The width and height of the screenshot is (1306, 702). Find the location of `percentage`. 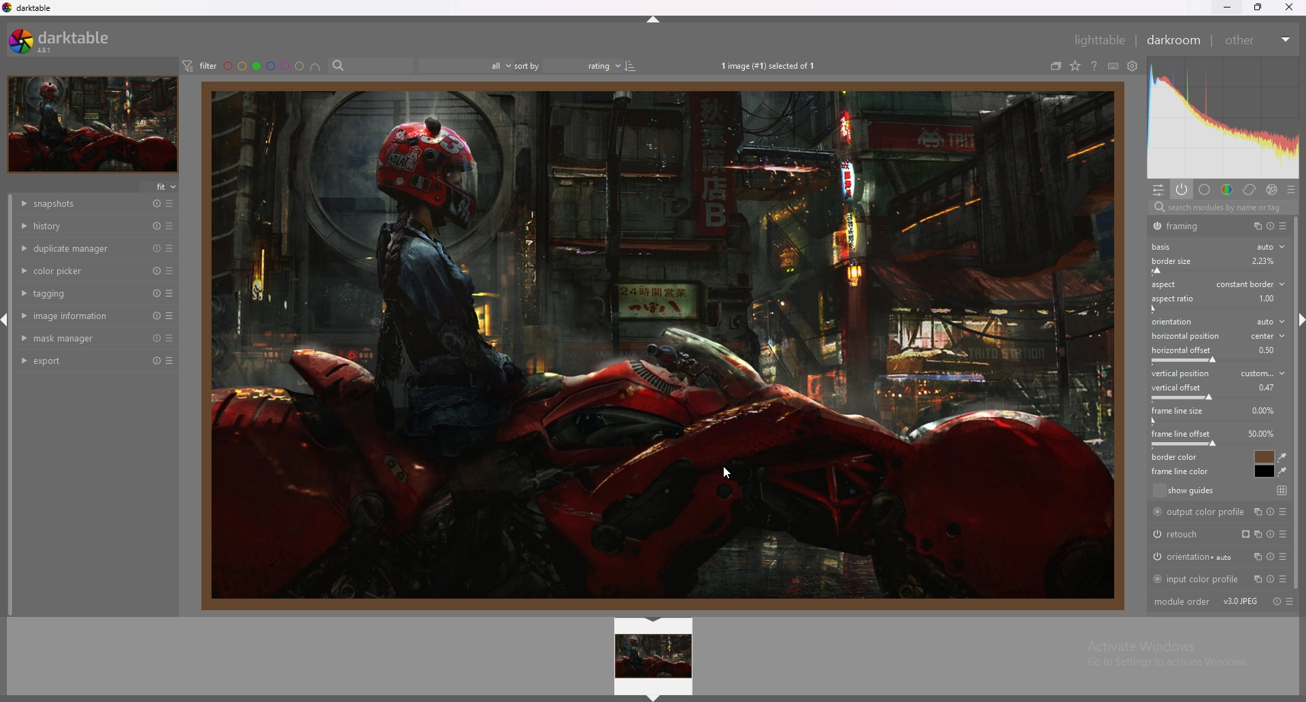

percentage is located at coordinates (1267, 386).